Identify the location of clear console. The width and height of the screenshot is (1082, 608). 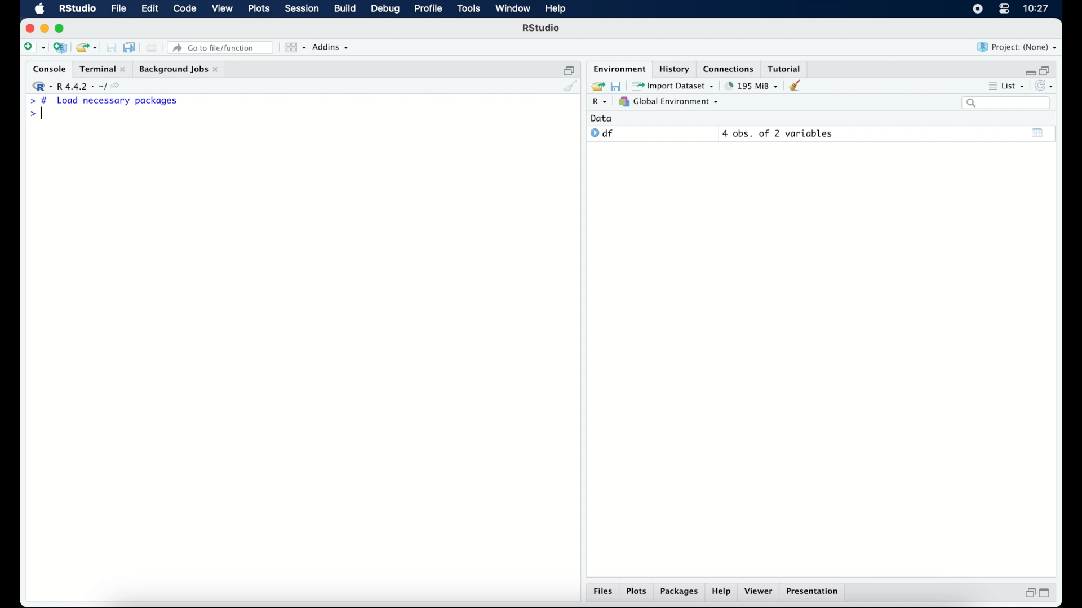
(569, 87).